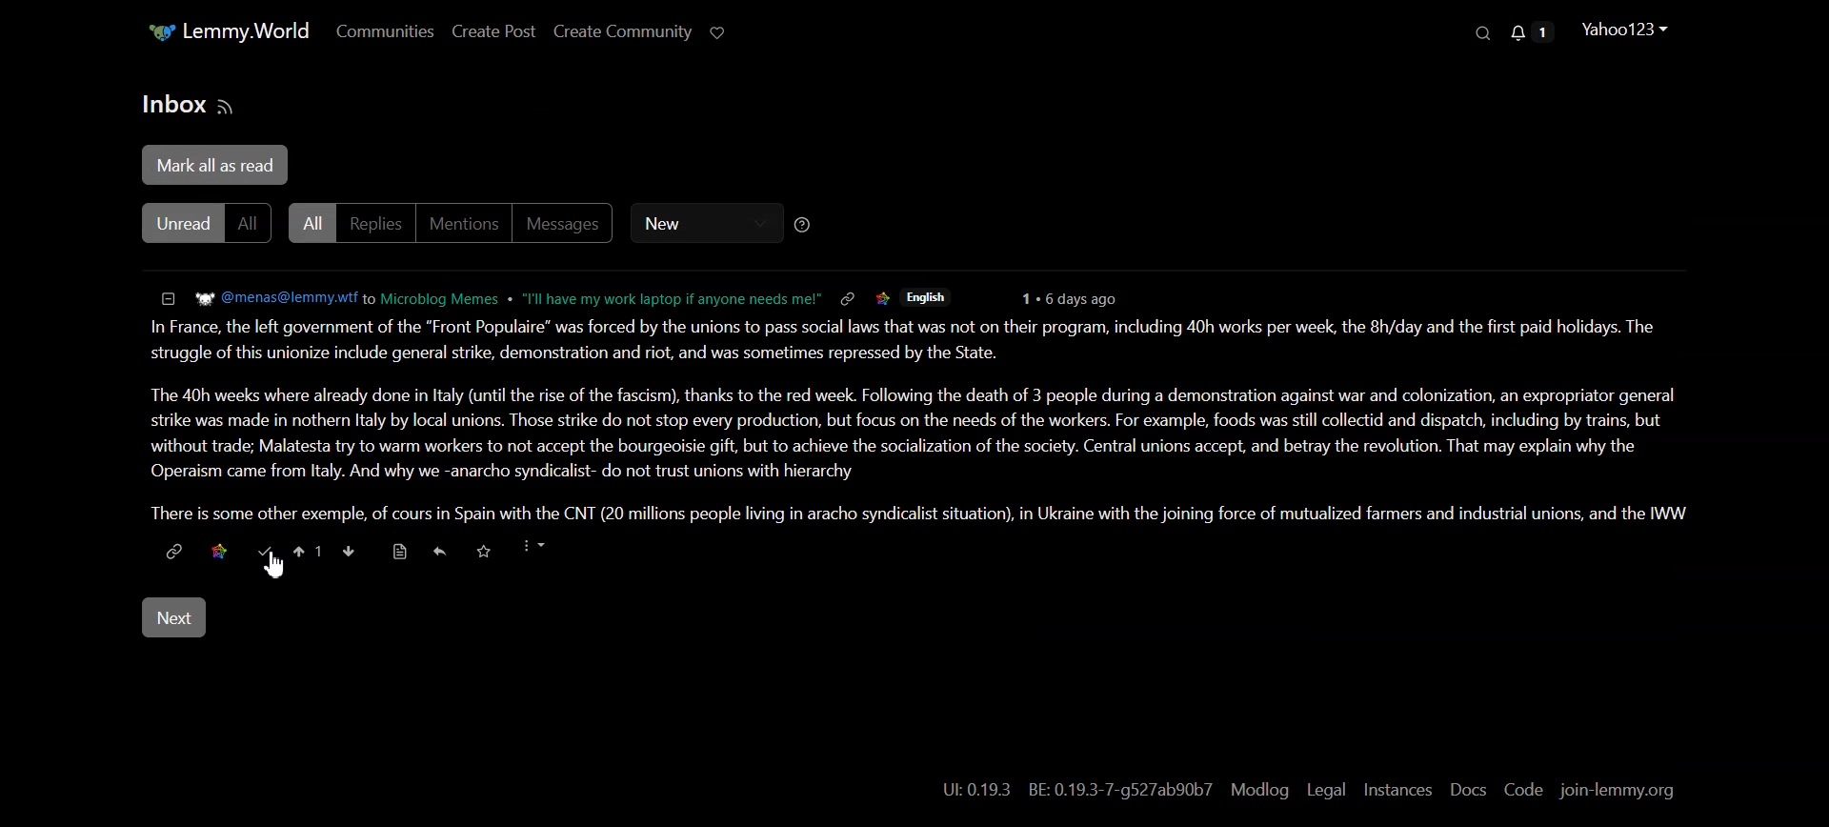 This screenshot has height=827, width=1829. I want to click on Hyperlink, so click(174, 550).